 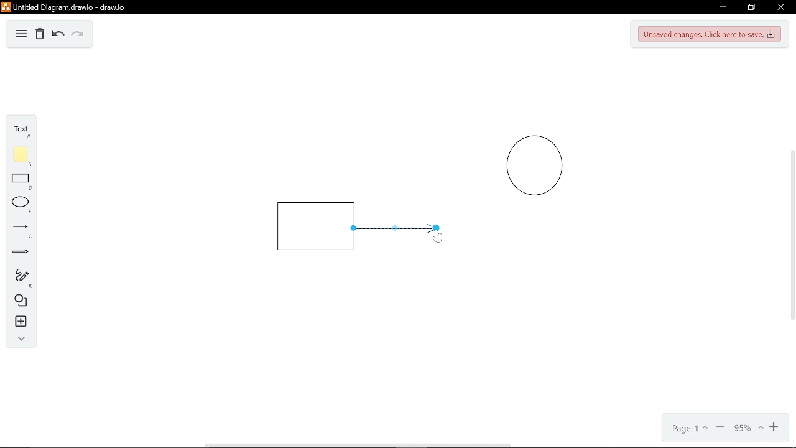 I want to click on Restore down, so click(x=752, y=7).